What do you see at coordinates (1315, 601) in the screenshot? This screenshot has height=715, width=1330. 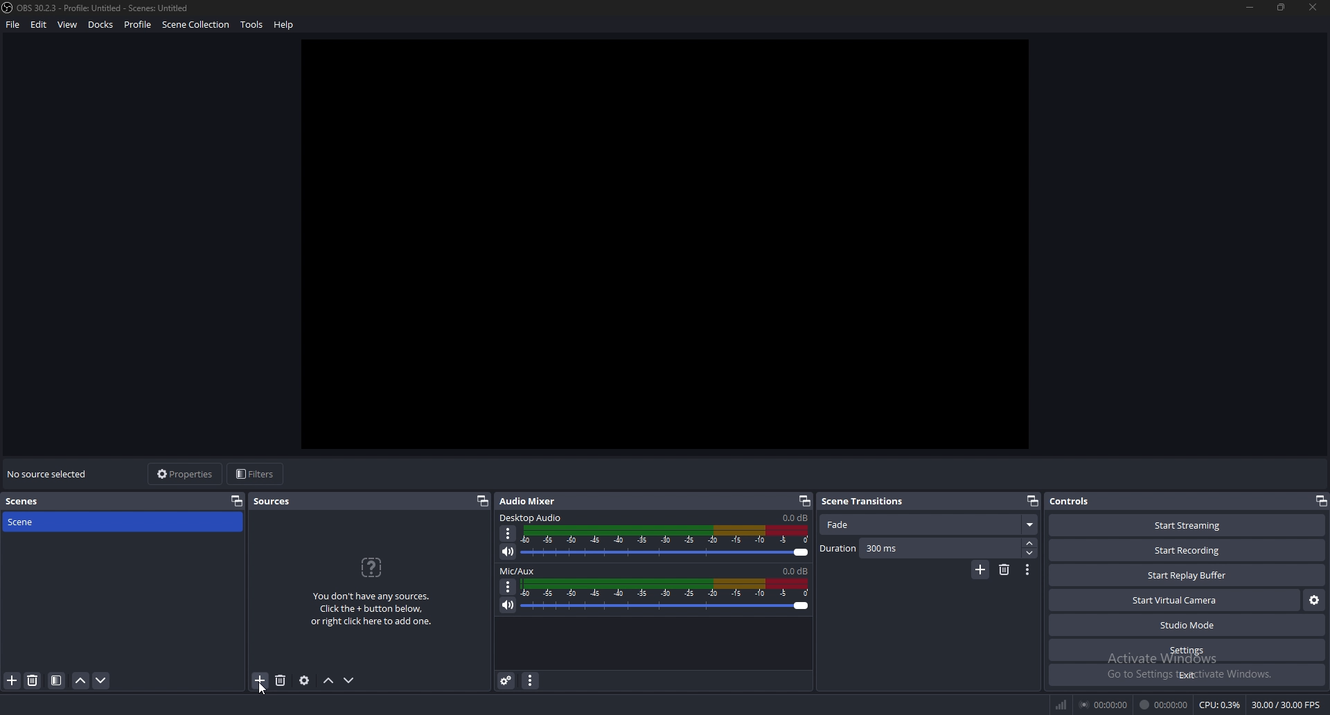 I see `configure virtual camera` at bounding box center [1315, 601].